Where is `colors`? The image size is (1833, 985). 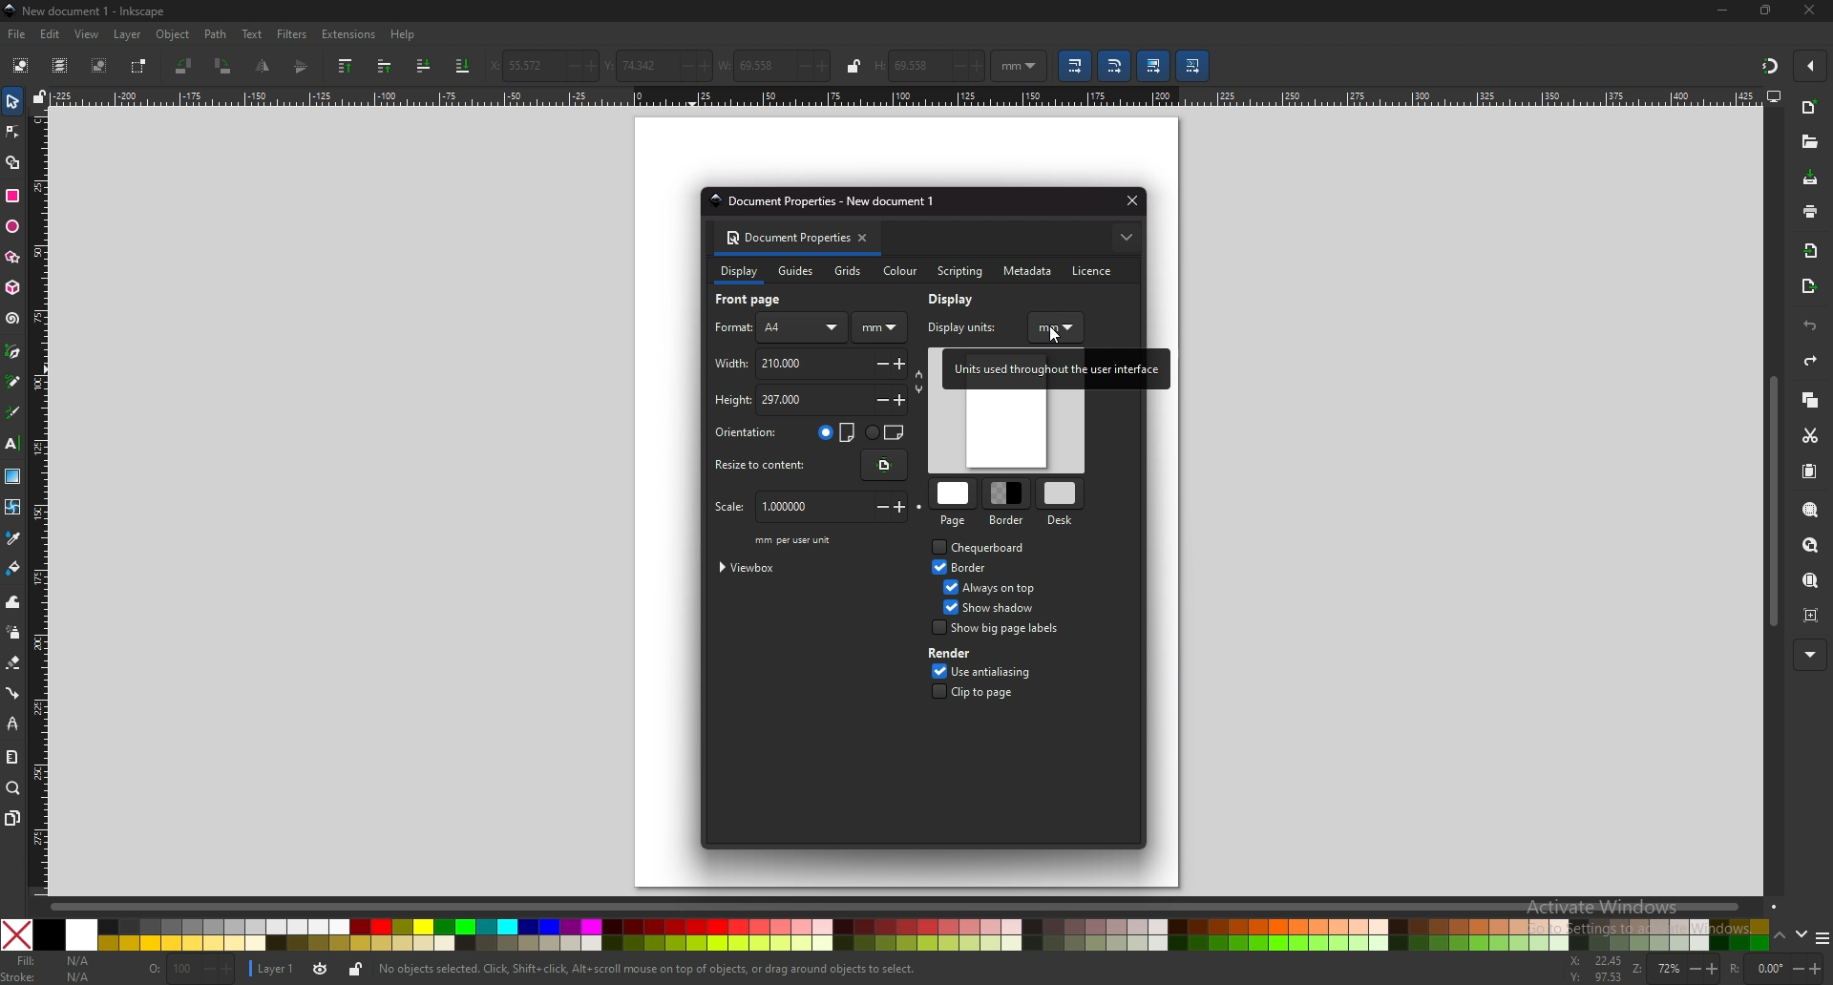
colors is located at coordinates (903, 935).